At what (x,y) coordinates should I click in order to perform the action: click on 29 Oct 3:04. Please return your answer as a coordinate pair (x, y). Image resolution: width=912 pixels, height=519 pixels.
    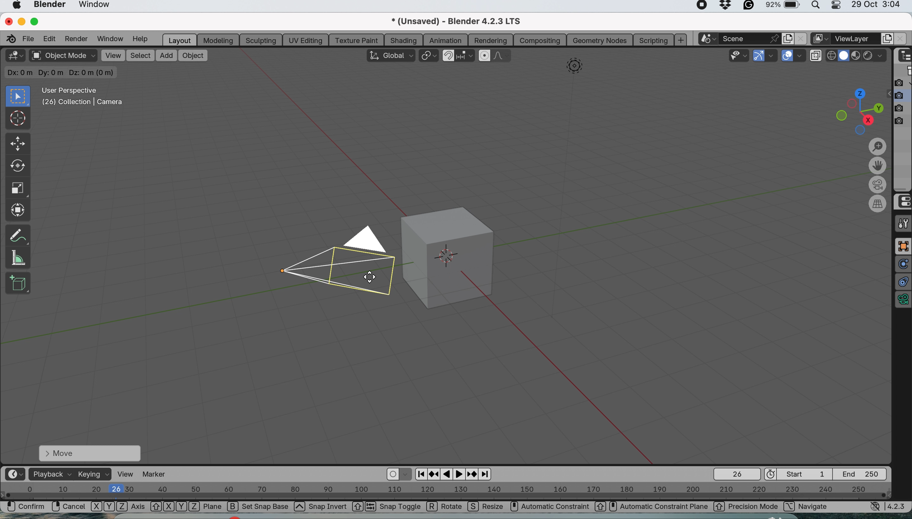
    Looking at the image, I should click on (876, 5).